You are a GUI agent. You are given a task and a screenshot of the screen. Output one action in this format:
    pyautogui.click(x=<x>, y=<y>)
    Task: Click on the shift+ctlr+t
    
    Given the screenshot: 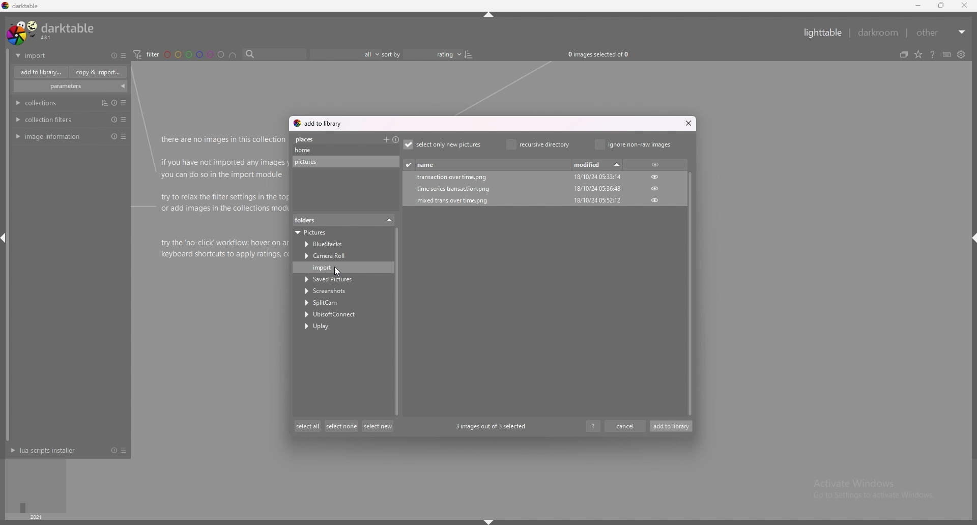 What is the action you would take?
    pyautogui.click(x=490, y=14)
    